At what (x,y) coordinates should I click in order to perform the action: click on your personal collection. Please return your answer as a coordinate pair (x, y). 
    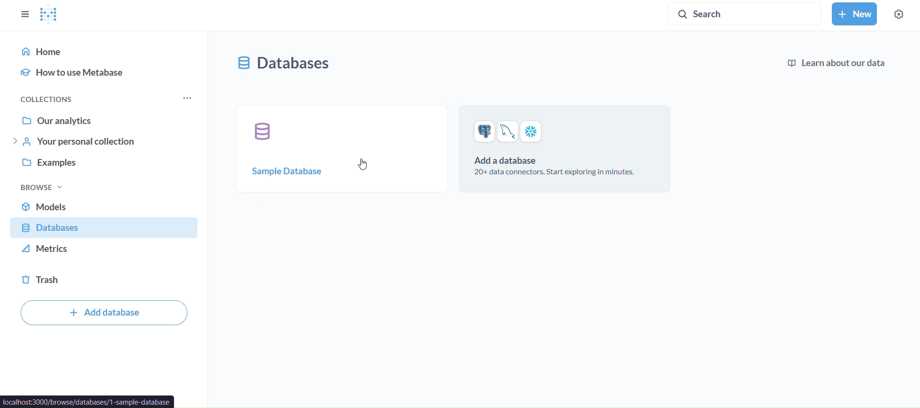
    Looking at the image, I should click on (104, 142).